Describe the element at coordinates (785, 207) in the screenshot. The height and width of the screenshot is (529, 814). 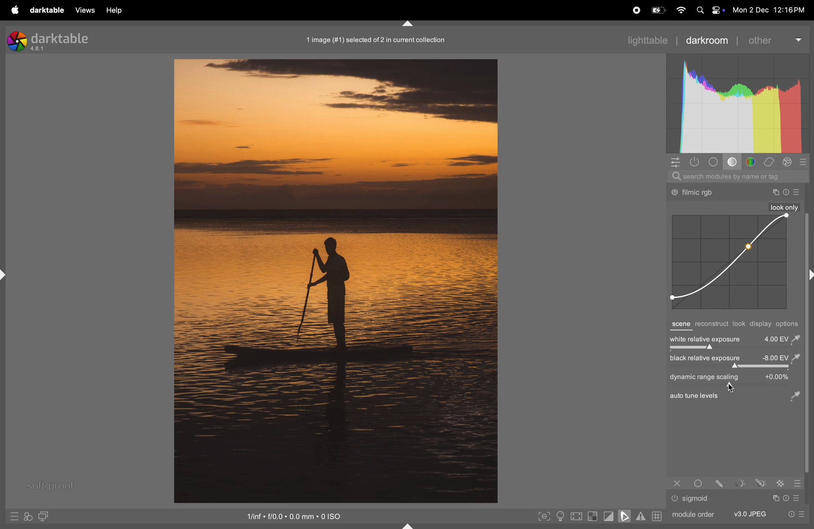
I see `` at that location.